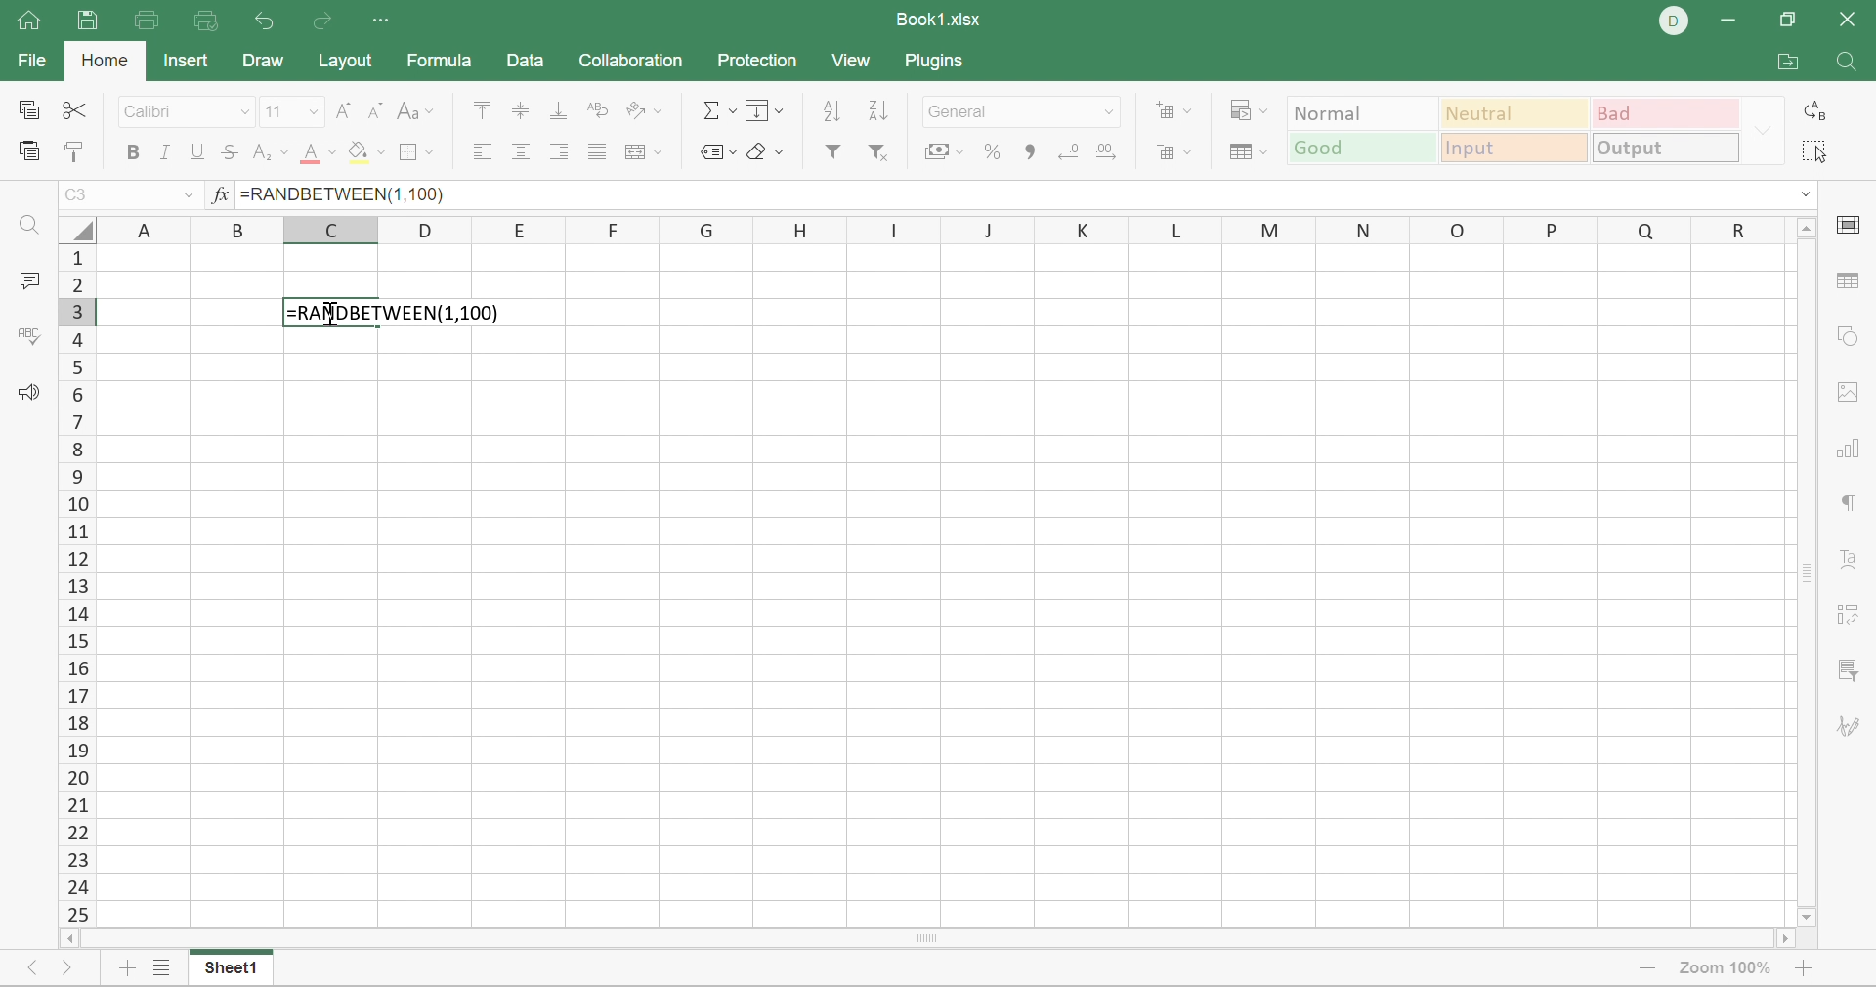 The width and height of the screenshot is (1876, 987). Describe the element at coordinates (26, 282) in the screenshot. I see `Comments` at that location.